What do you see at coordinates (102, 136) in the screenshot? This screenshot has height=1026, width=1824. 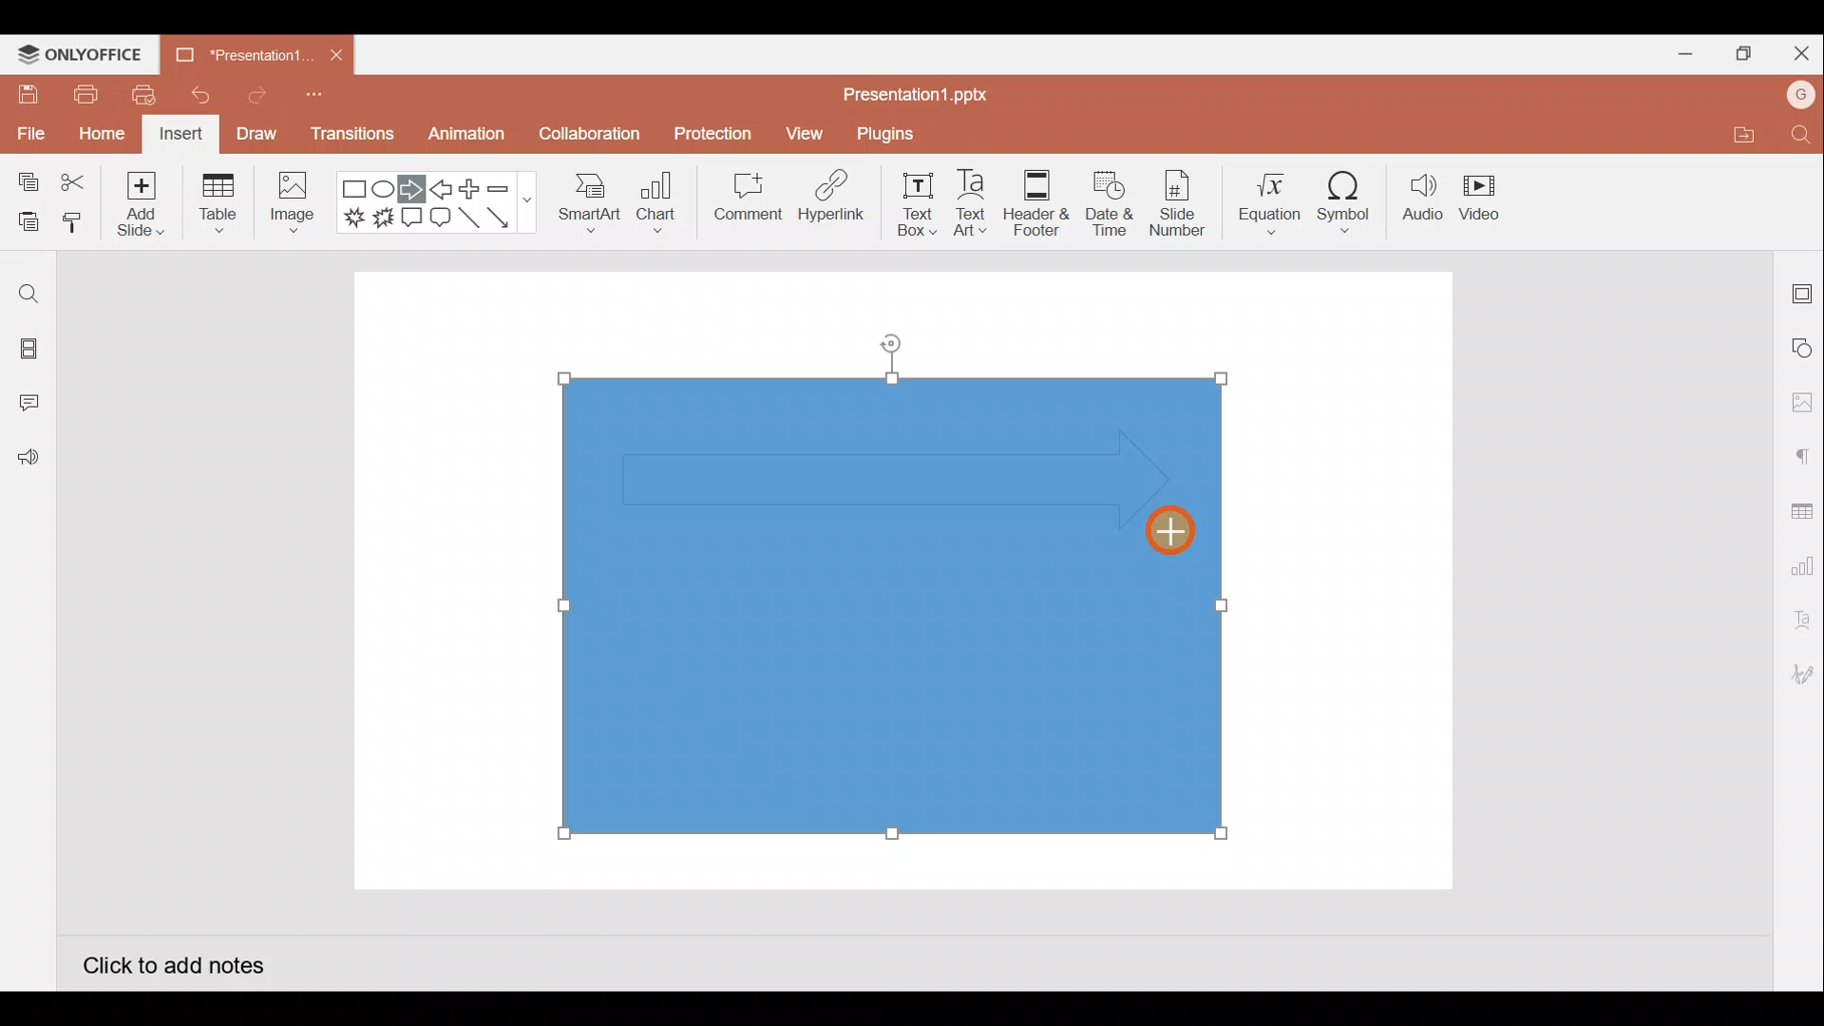 I see `Home` at bounding box center [102, 136].